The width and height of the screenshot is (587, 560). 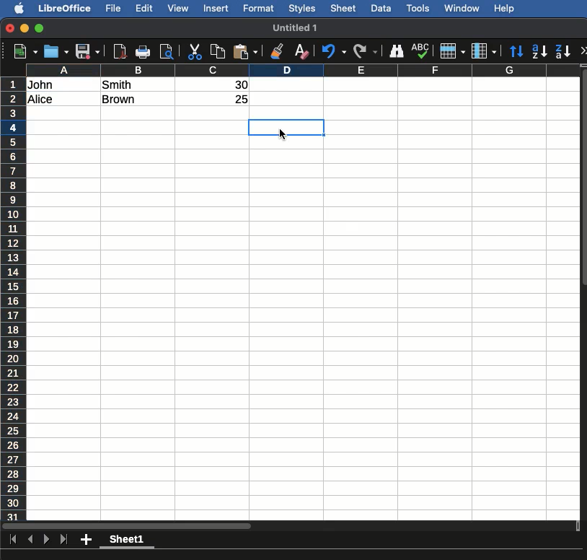 What do you see at coordinates (368, 49) in the screenshot?
I see `Redo` at bounding box center [368, 49].